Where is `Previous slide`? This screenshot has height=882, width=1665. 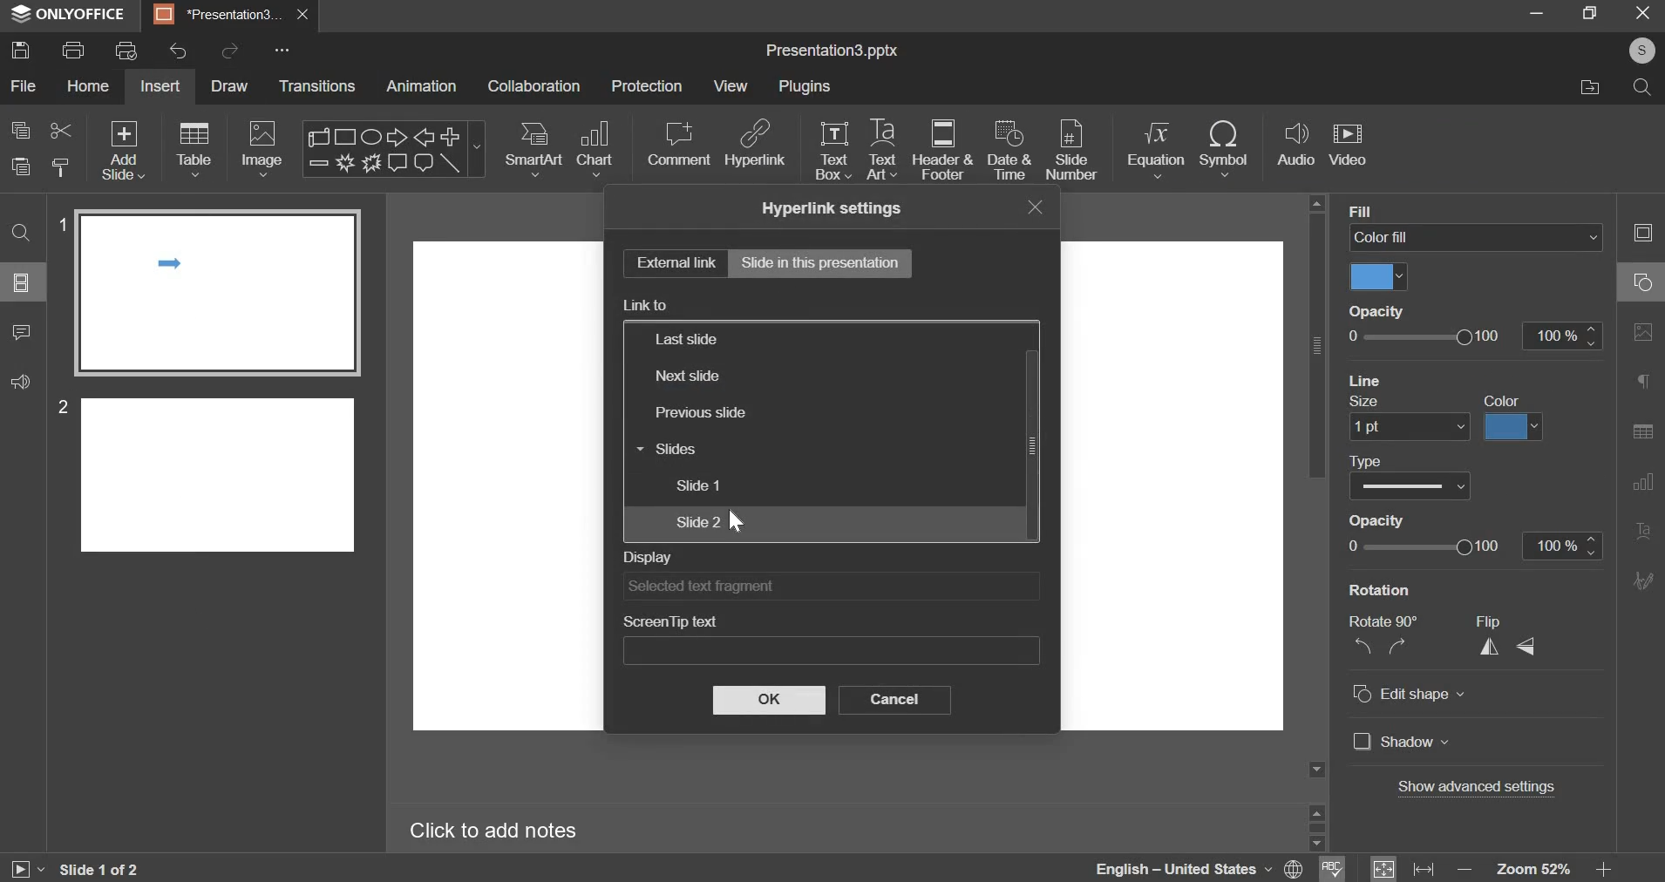
Previous slide is located at coordinates (721, 415).